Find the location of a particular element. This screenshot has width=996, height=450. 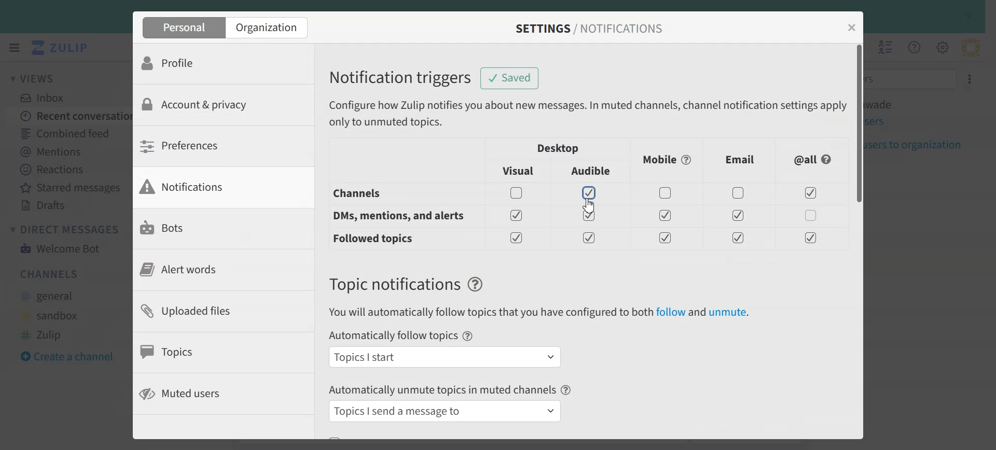

Topics I start is located at coordinates (445, 357).